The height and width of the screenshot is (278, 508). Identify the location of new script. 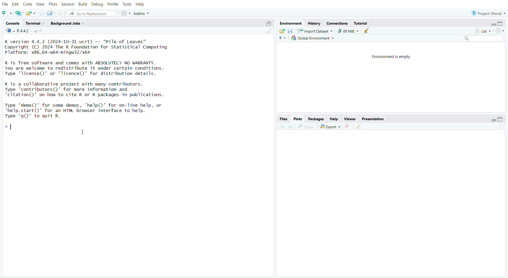
(7, 13).